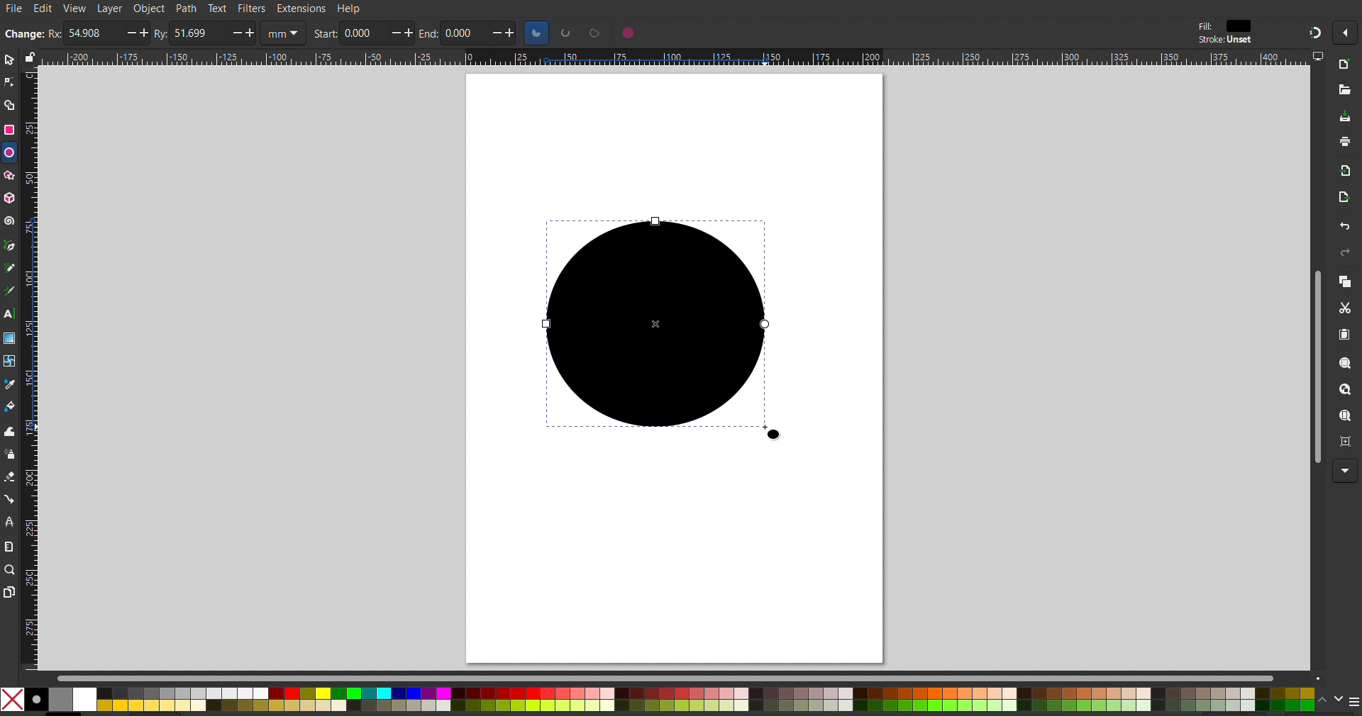 This screenshot has width=1362, height=716. I want to click on , so click(657, 702).